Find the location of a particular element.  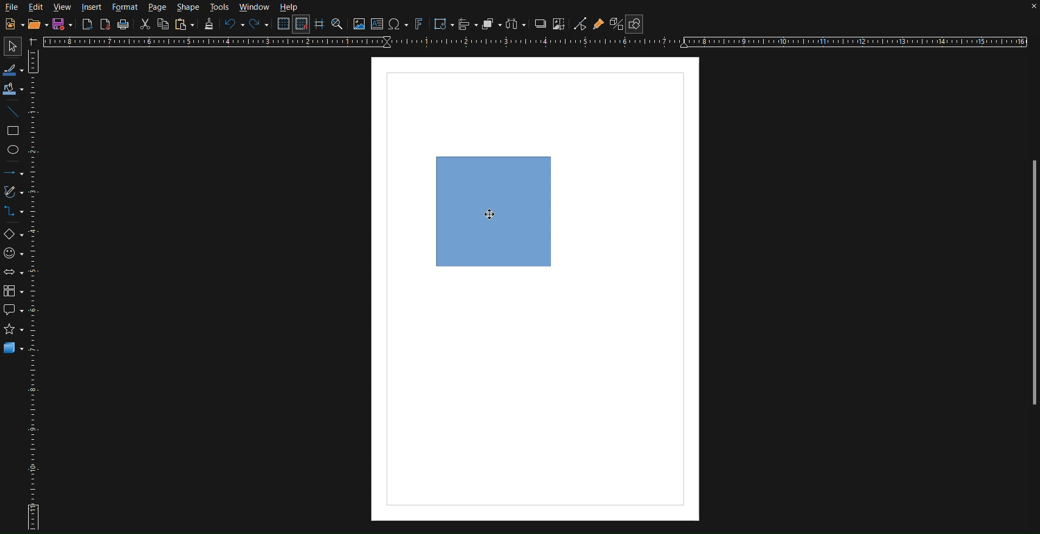

Snap to Grid is located at coordinates (303, 25).